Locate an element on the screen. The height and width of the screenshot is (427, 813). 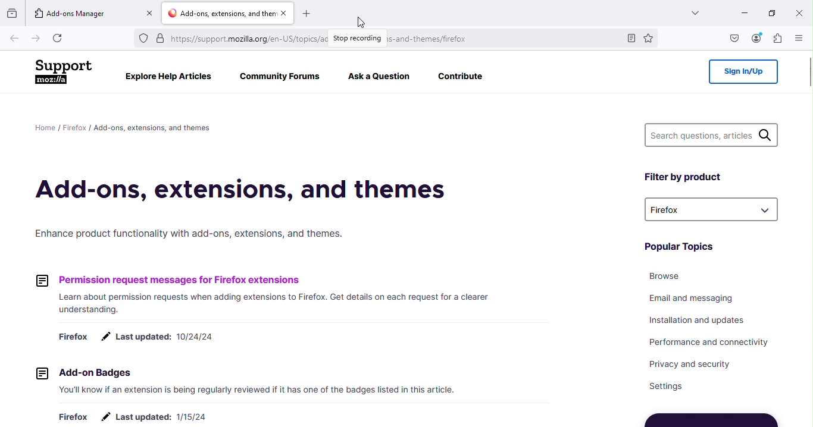
Toggle reader view is located at coordinates (631, 37).